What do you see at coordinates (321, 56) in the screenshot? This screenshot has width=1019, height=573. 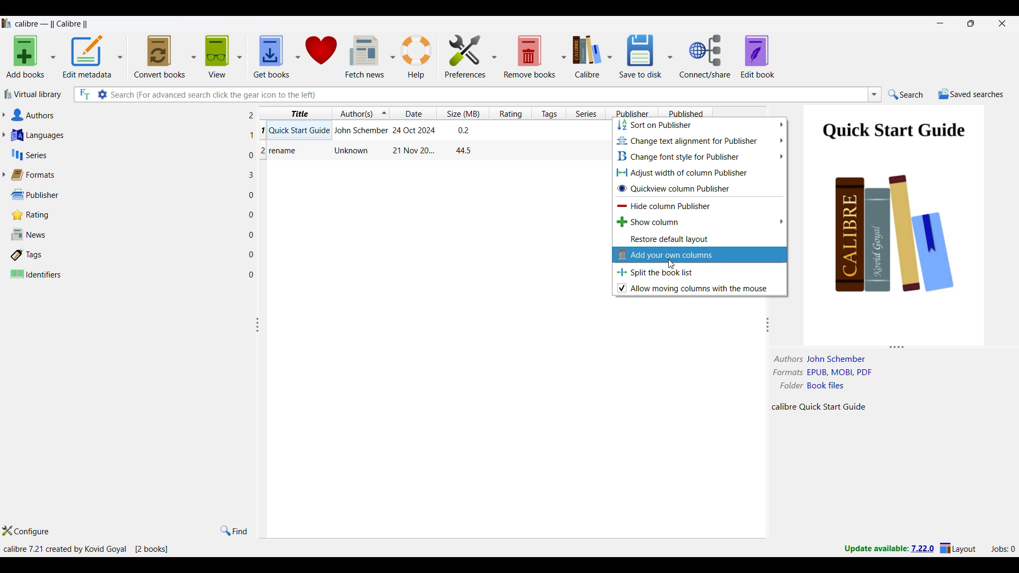 I see `Donate to software` at bounding box center [321, 56].